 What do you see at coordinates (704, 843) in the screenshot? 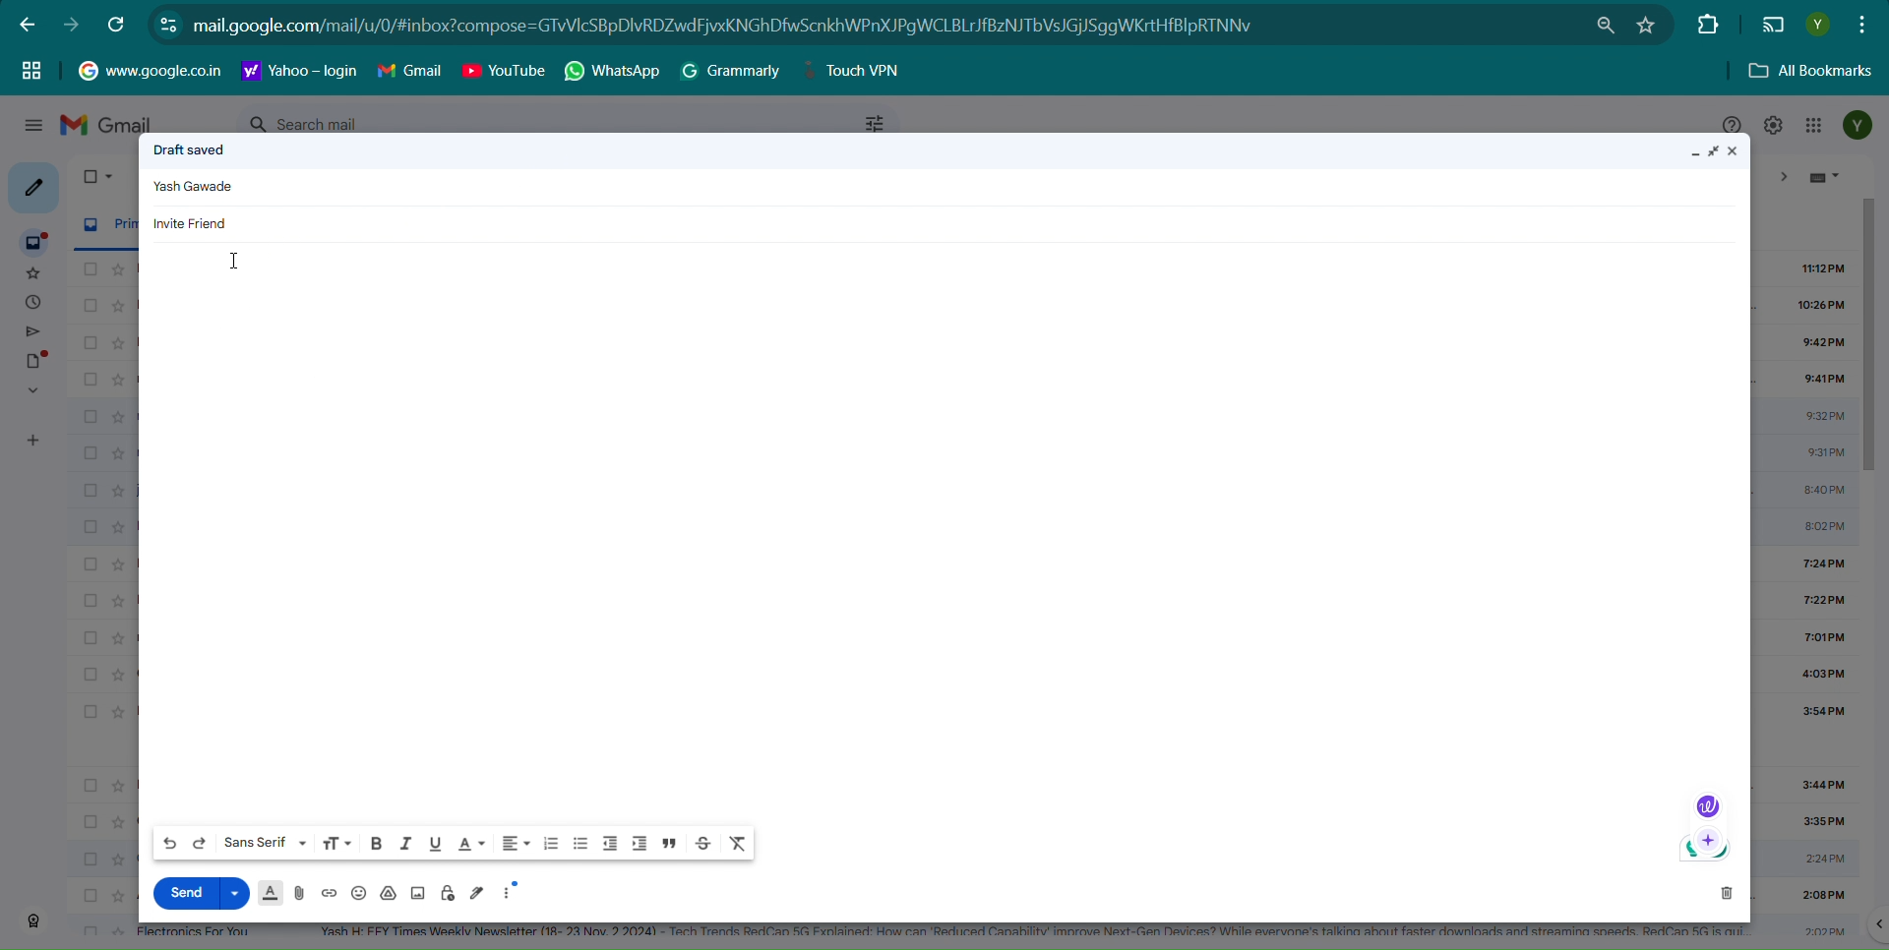
I see `Strikethrough` at bounding box center [704, 843].